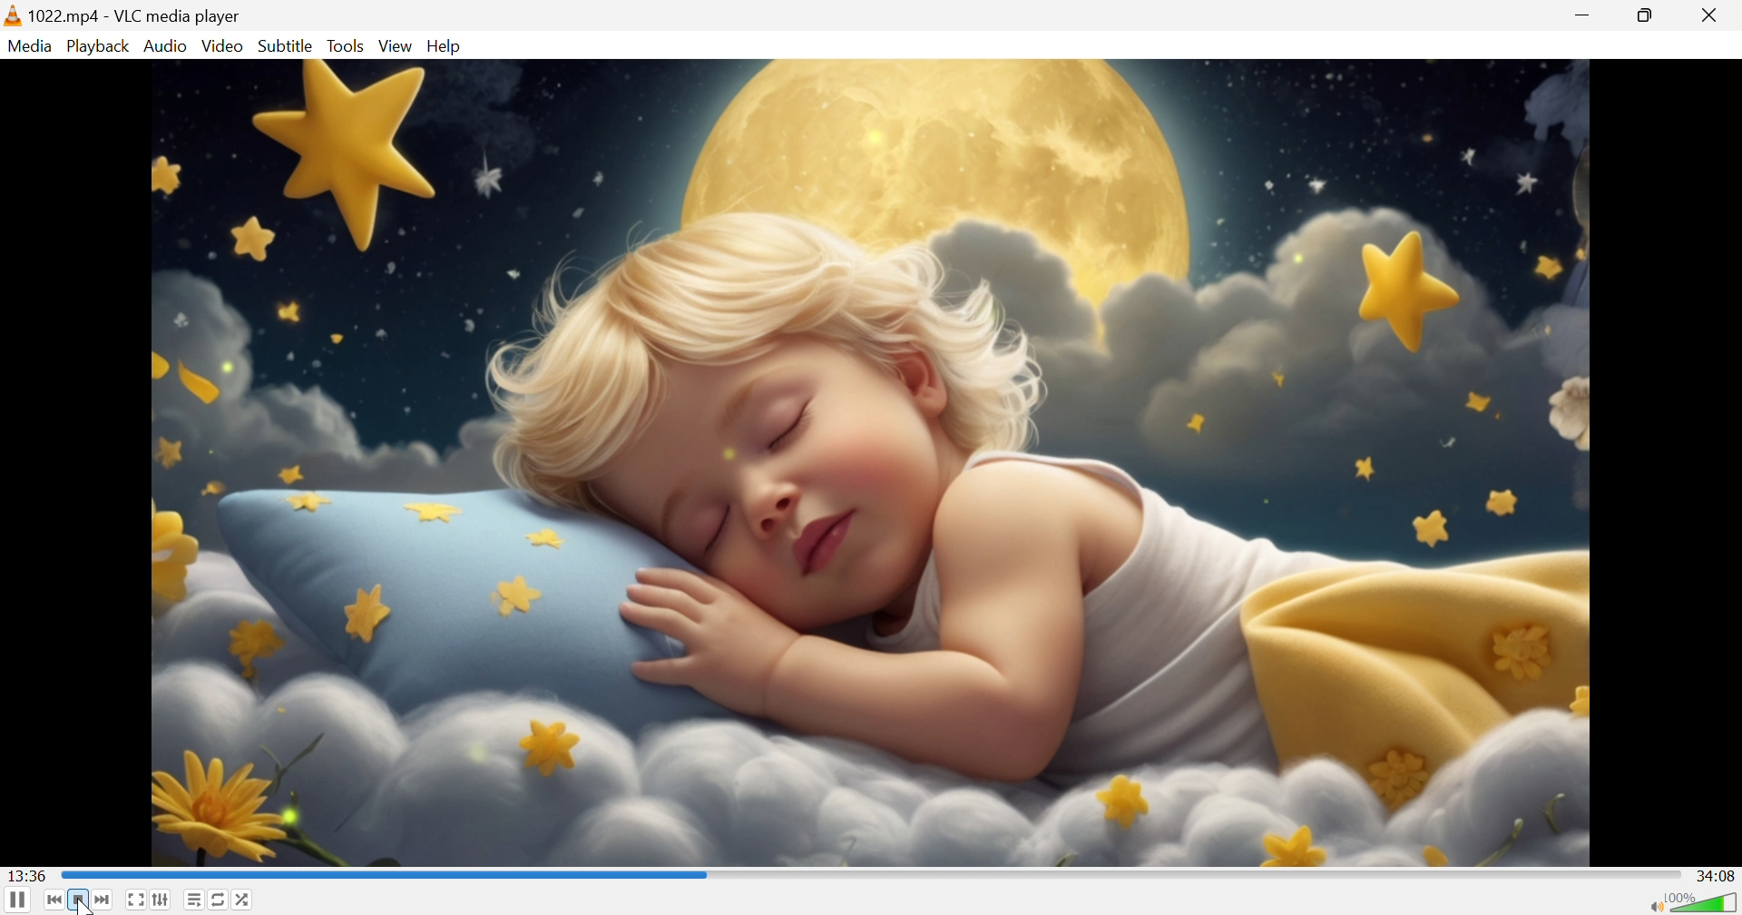  I want to click on Restore down, so click(1649, 15).